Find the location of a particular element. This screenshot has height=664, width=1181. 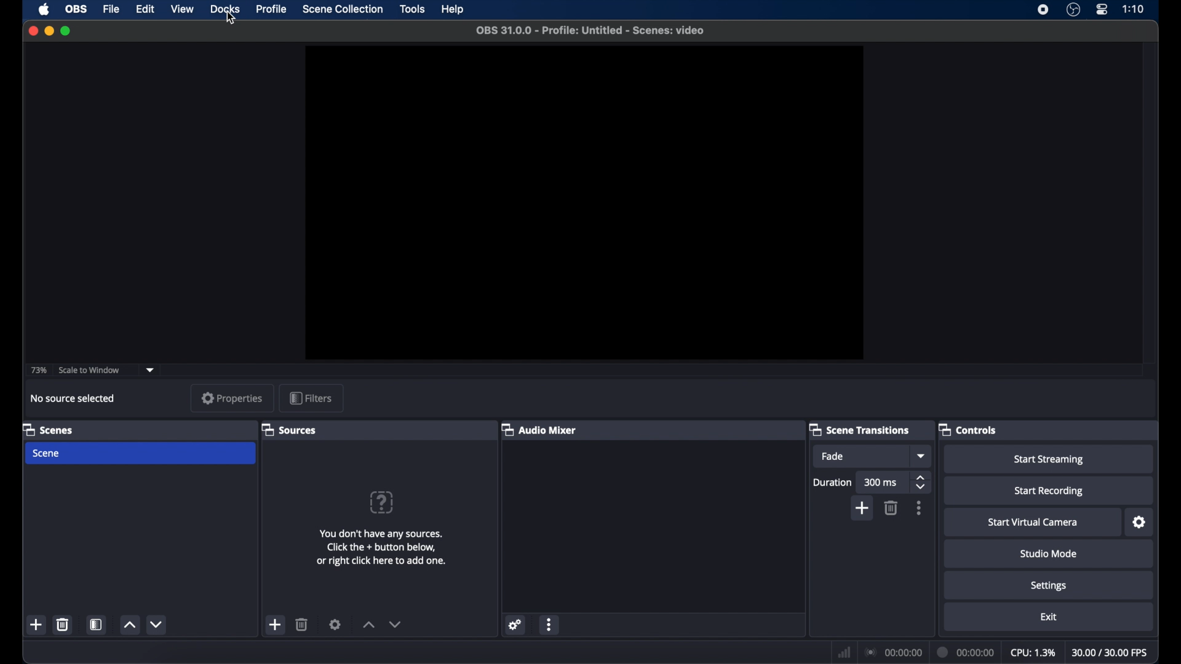

netwrok is located at coordinates (844, 652).